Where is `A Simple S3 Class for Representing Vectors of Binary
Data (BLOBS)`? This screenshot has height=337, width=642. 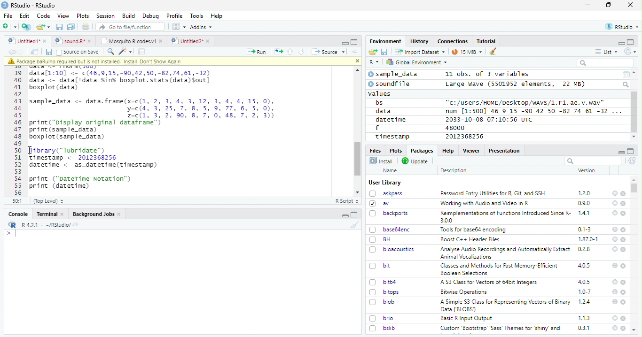 A Simple S3 Class for Representing Vectors of Binary
Data (BLOBS) is located at coordinates (506, 305).